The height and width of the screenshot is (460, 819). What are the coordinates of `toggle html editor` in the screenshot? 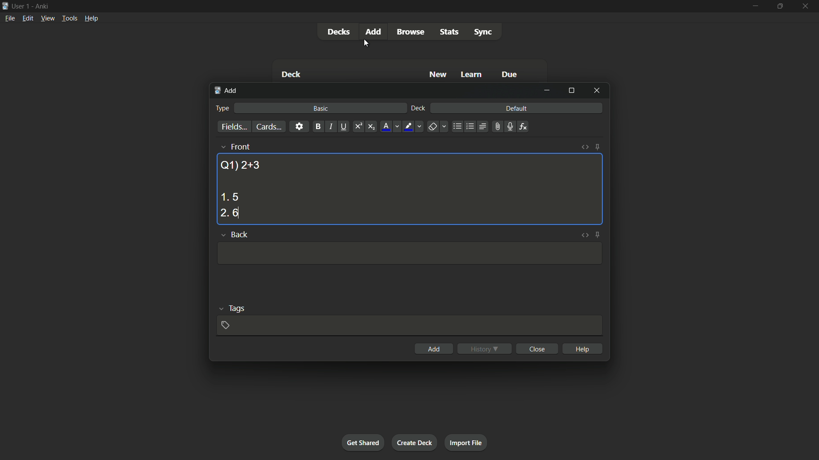 It's located at (584, 235).